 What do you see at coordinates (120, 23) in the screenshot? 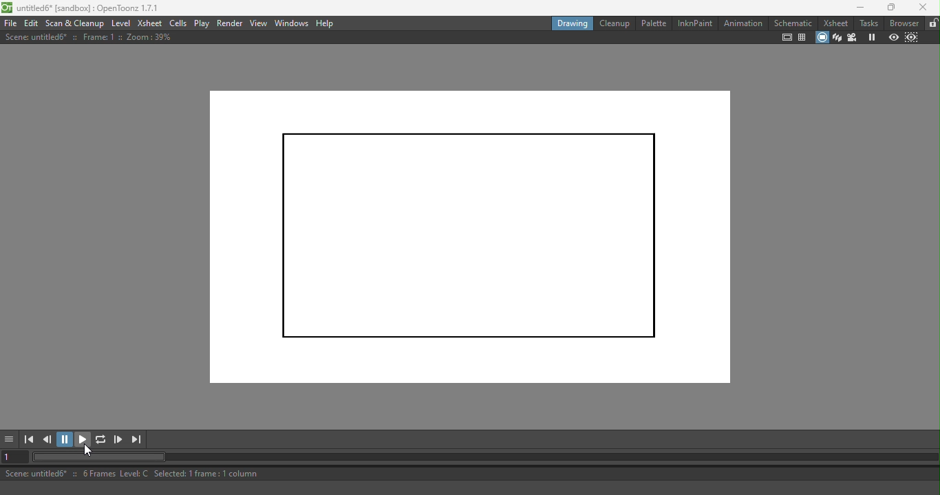
I see `Level` at bounding box center [120, 23].